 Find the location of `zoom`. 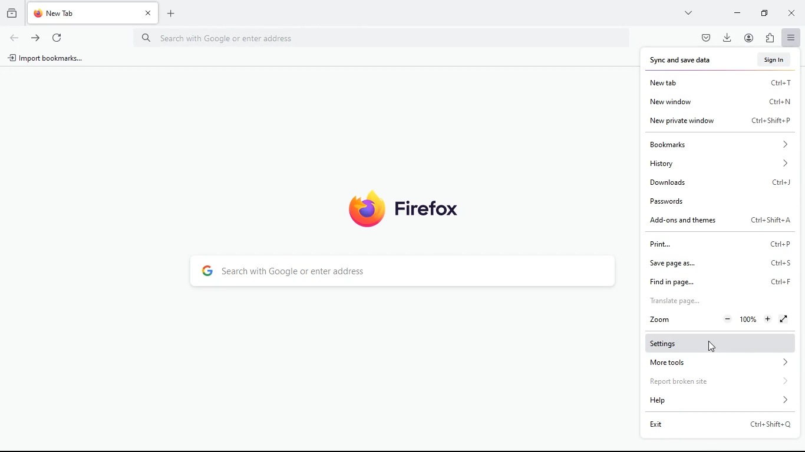

zoom is located at coordinates (721, 320).